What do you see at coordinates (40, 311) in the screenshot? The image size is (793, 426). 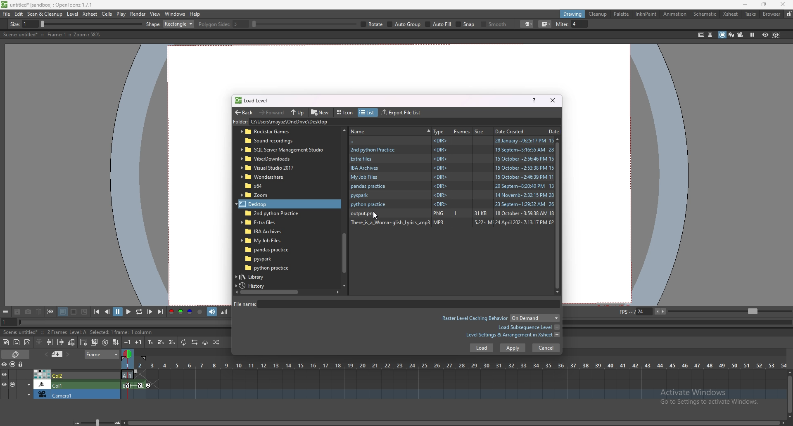 I see `compare to snapshot` at bounding box center [40, 311].